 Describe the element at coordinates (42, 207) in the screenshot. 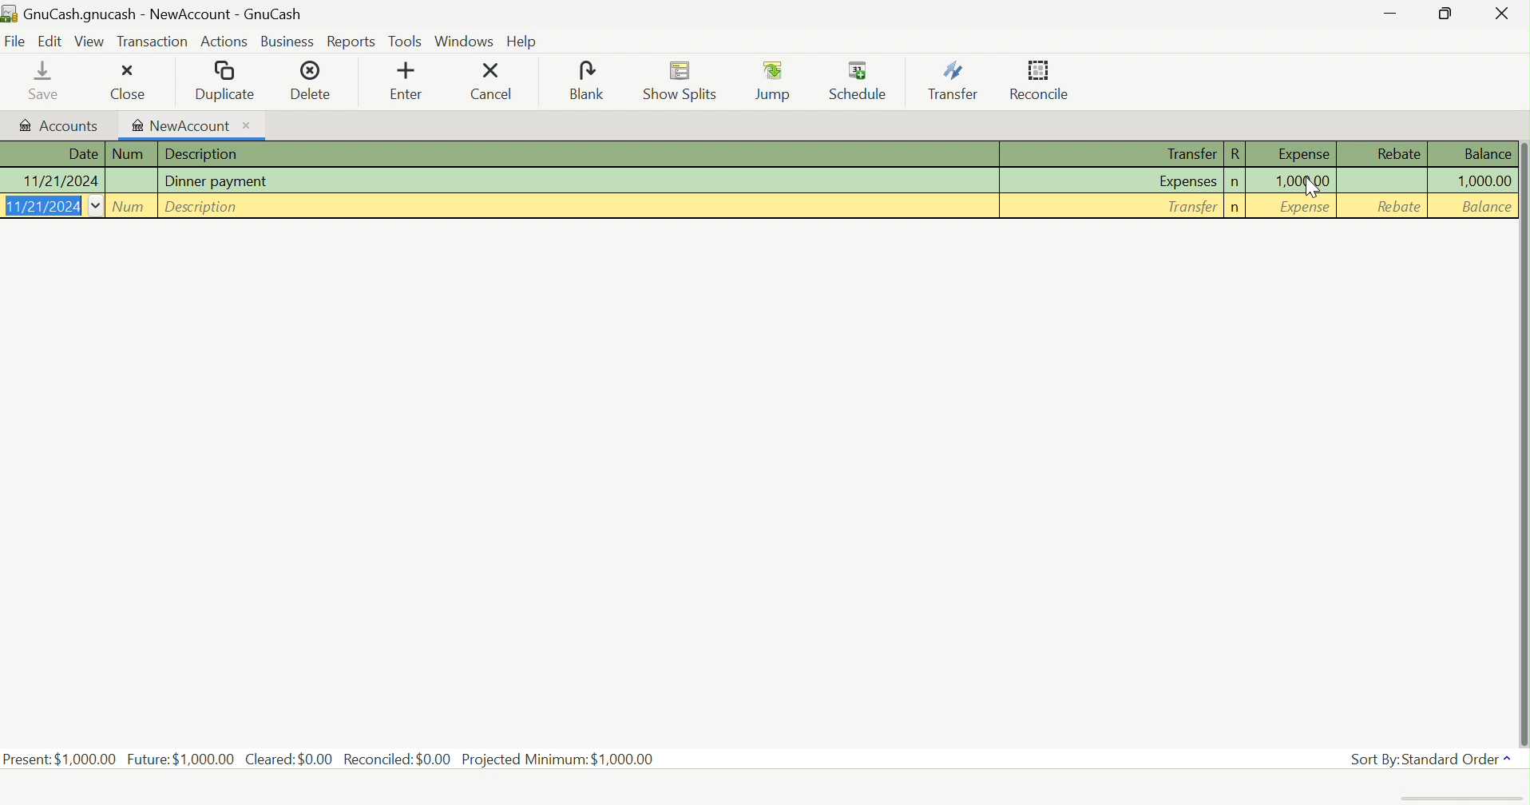

I see `11/21/2024` at that location.